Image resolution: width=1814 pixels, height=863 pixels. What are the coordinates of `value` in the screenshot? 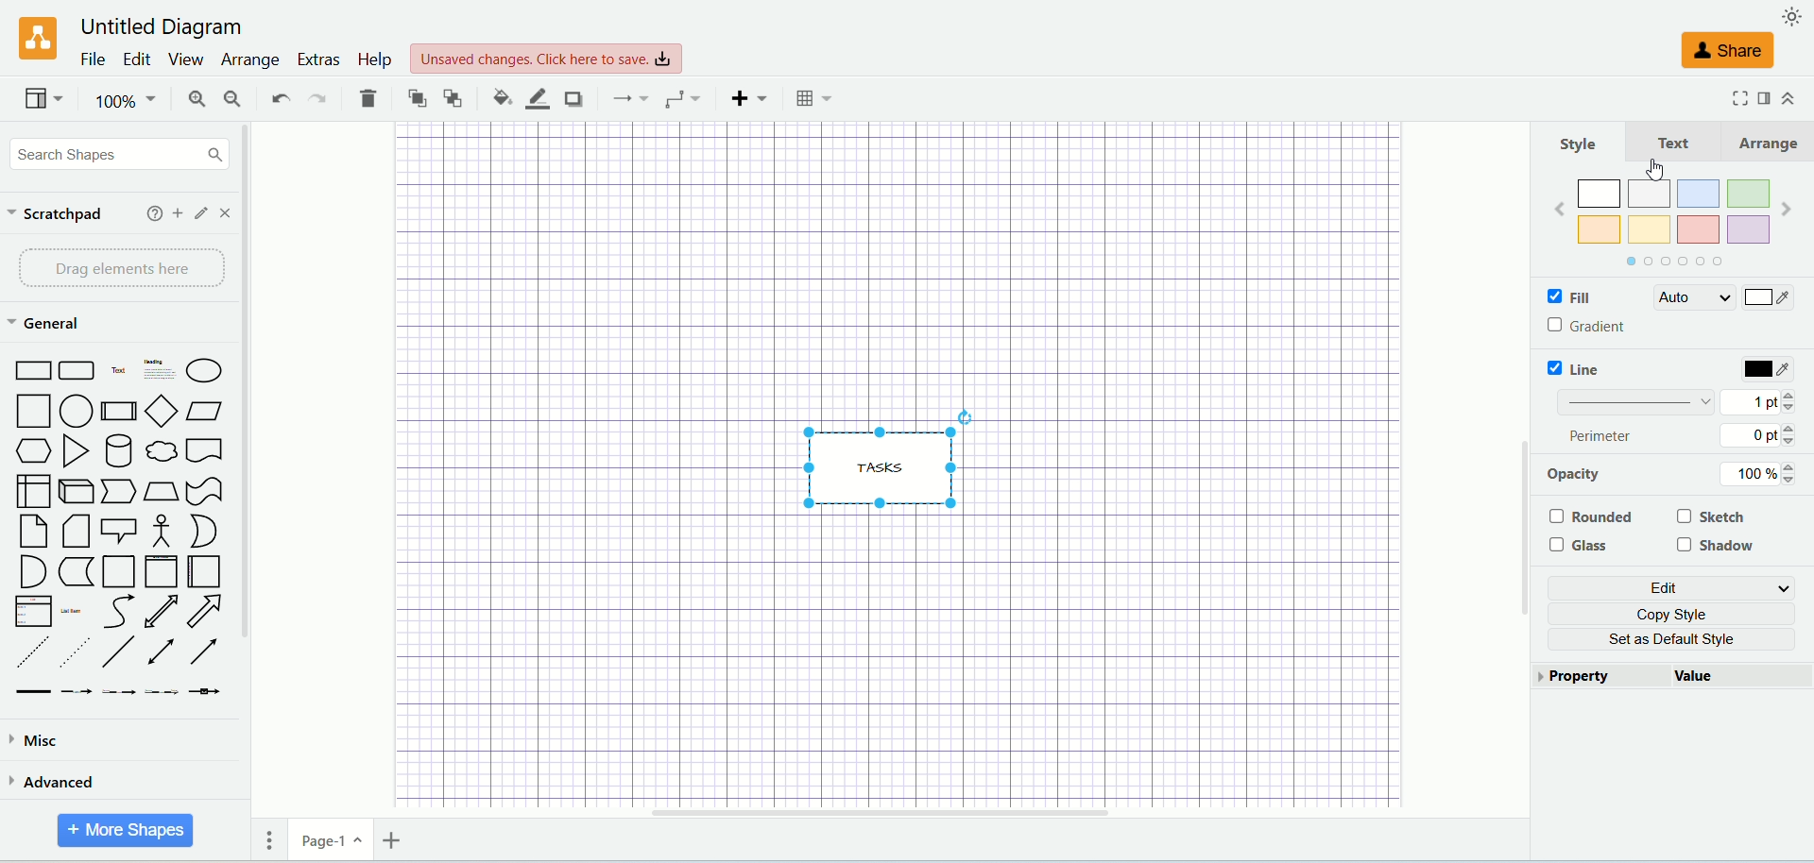 It's located at (1744, 676).